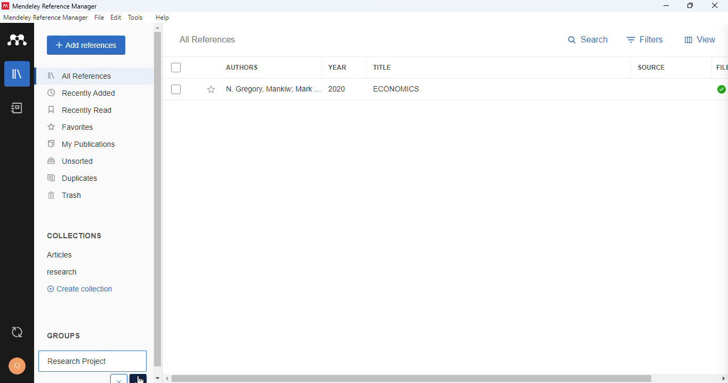 The width and height of the screenshot is (728, 383). What do you see at coordinates (691, 5) in the screenshot?
I see `maximize` at bounding box center [691, 5].